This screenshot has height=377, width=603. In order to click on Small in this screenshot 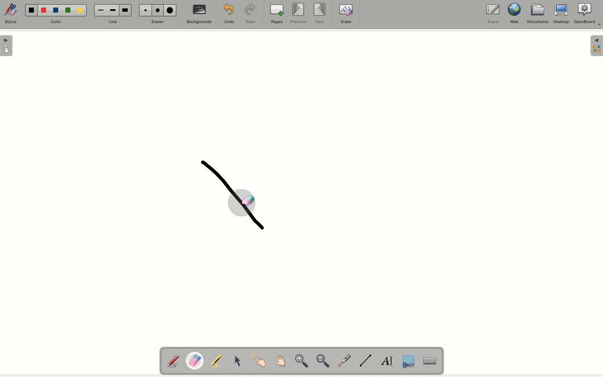, I will do `click(101, 10)`.